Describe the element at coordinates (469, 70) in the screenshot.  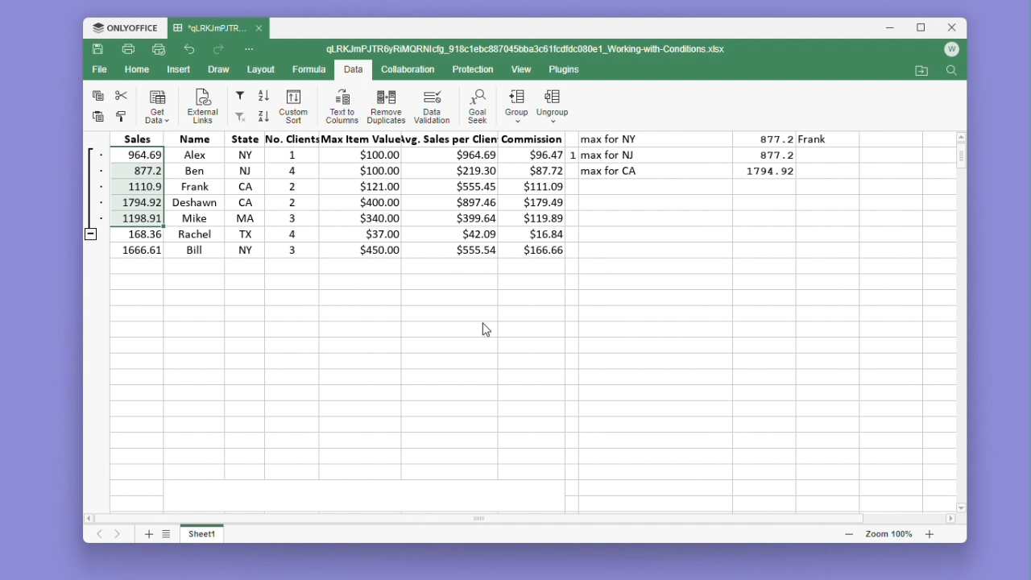
I see `Protection` at that location.